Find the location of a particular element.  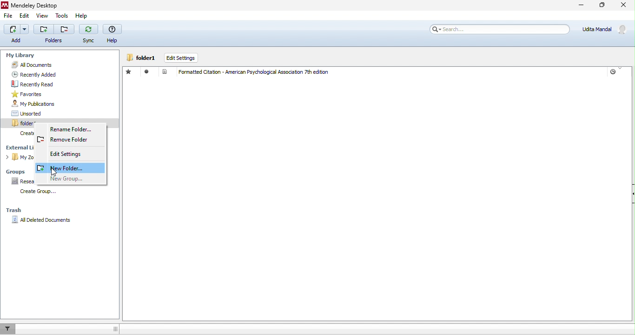

unsorted is located at coordinates (32, 113).